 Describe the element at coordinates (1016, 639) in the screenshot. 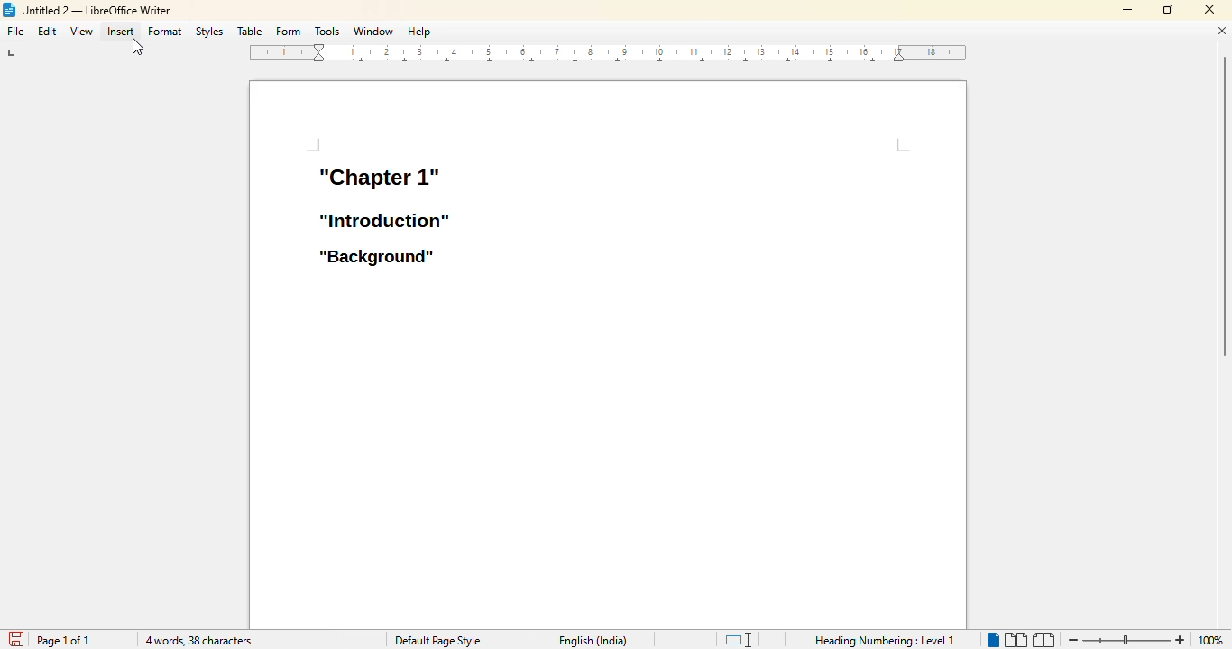

I see `multi-page view` at that location.